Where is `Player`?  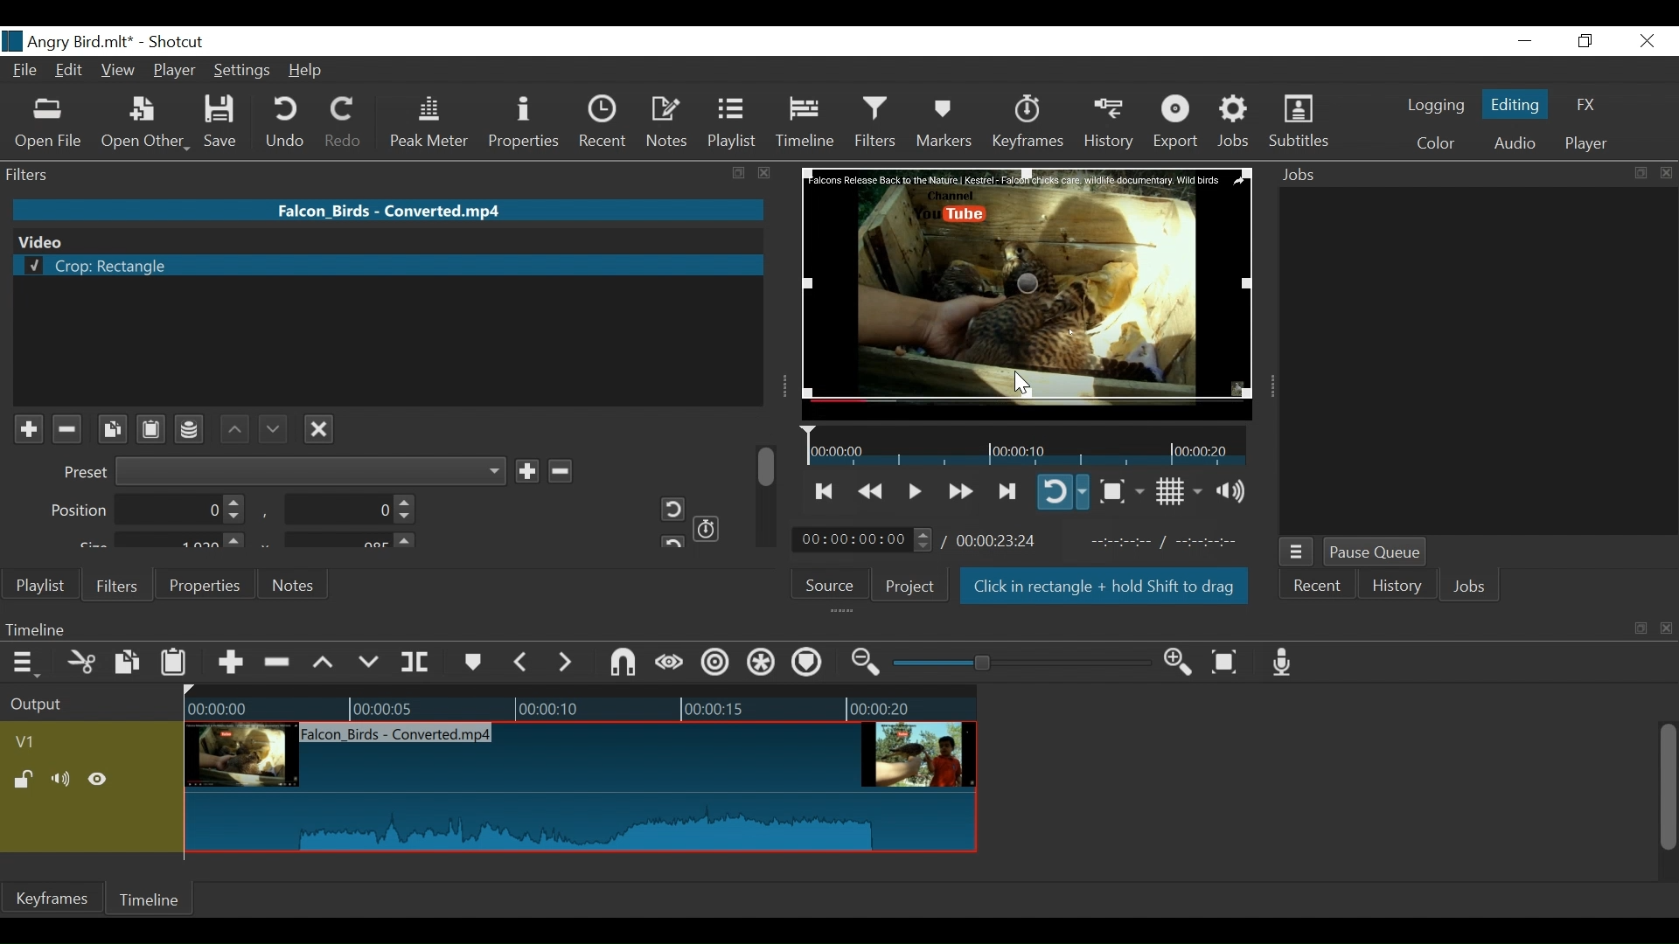
Player is located at coordinates (1586, 144).